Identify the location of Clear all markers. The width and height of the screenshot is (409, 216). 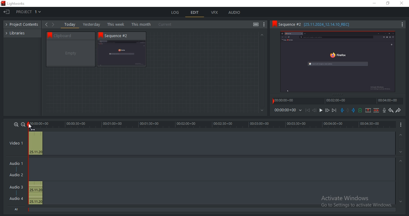
(348, 111).